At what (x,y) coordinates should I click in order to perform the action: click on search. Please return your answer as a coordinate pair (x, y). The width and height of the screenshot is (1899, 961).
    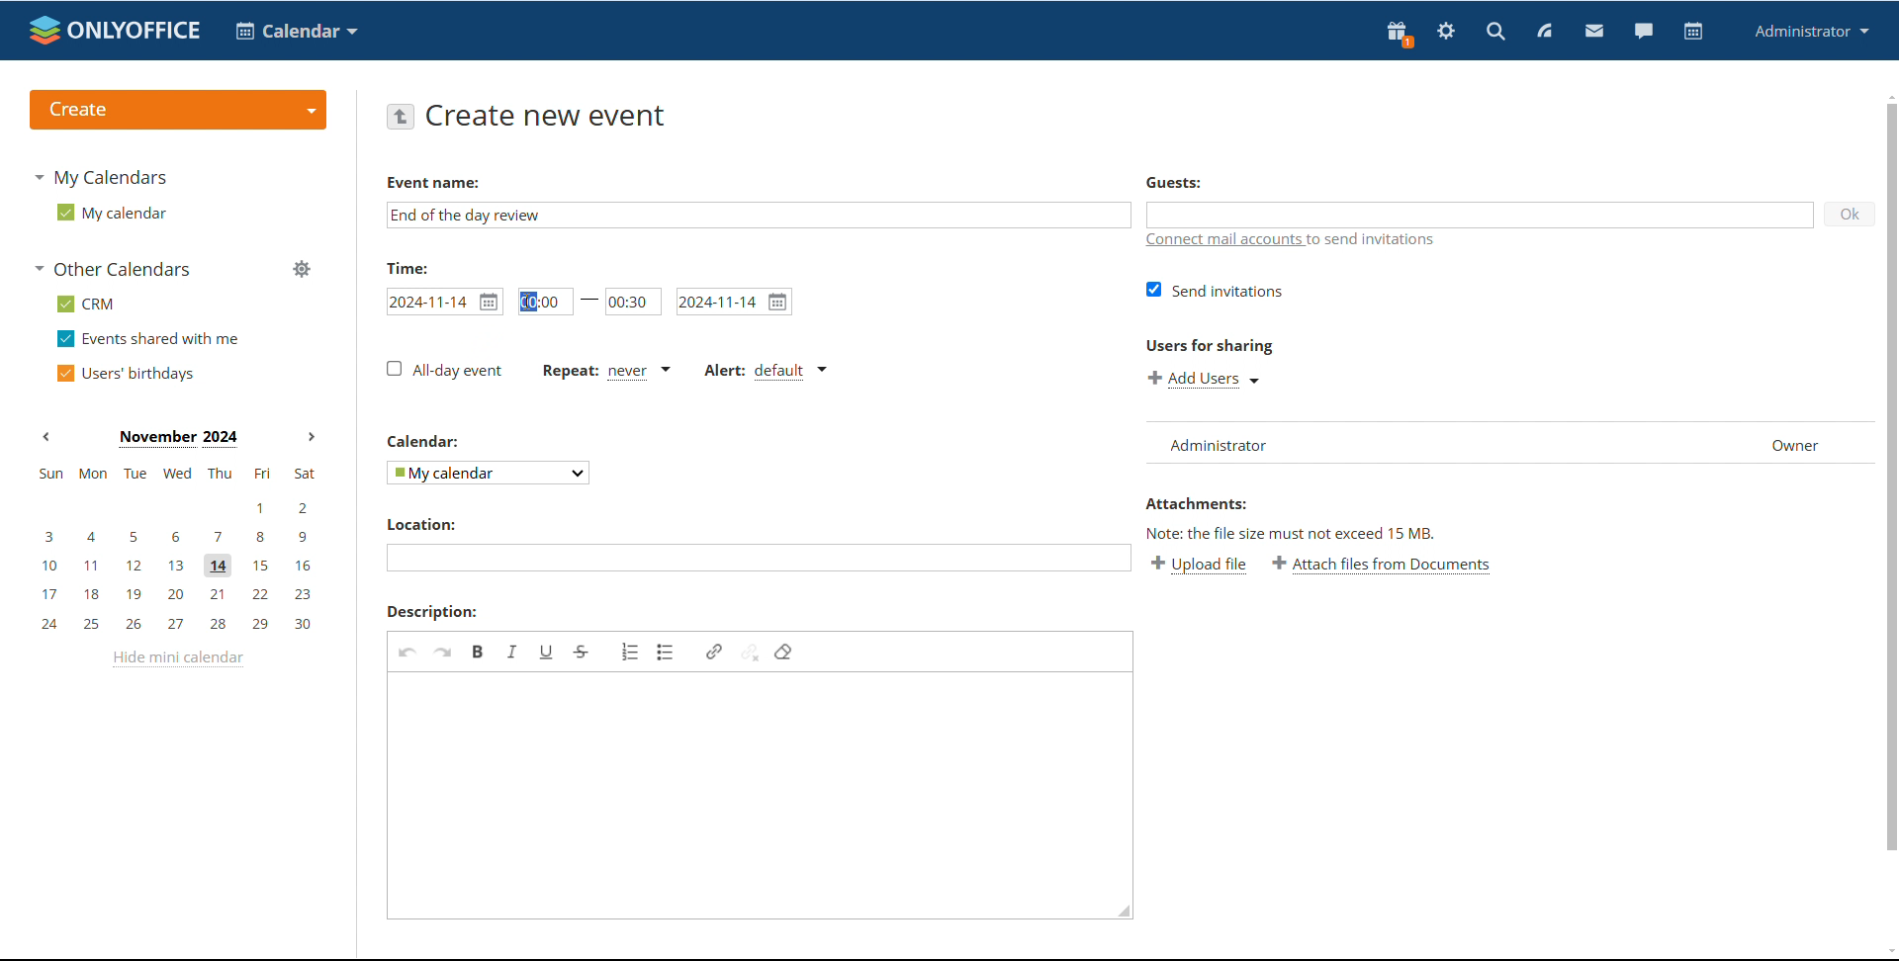
    Looking at the image, I should click on (1494, 33).